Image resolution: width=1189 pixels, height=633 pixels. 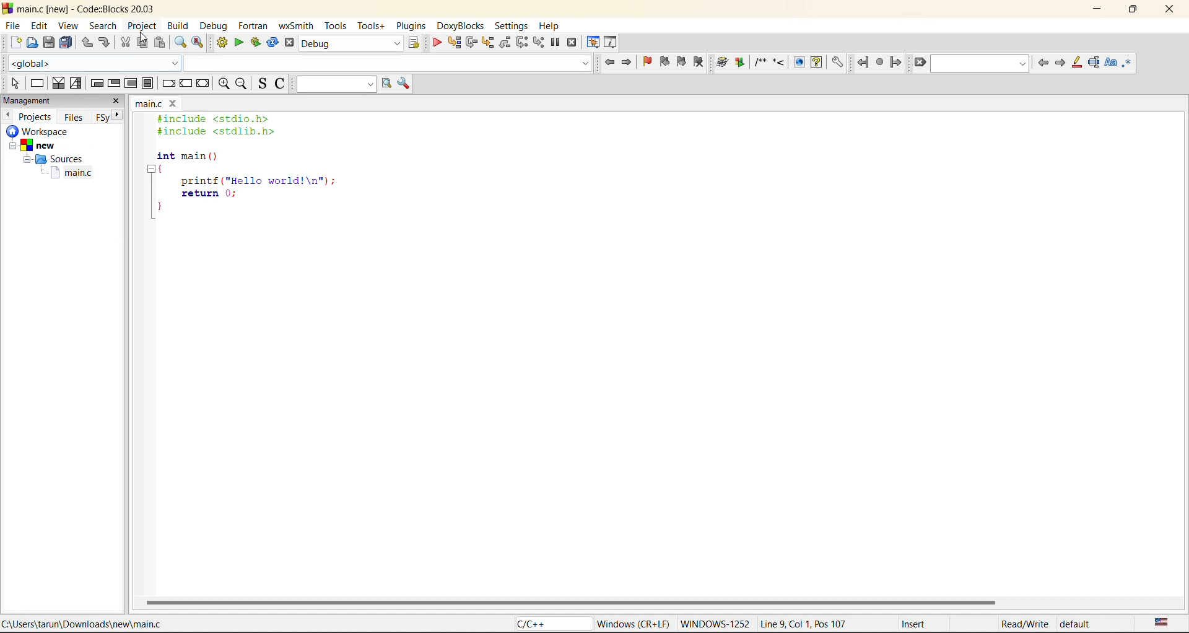 I want to click on main.c [new] - Code::Blocks 20.03, so click(x=99, y=9).